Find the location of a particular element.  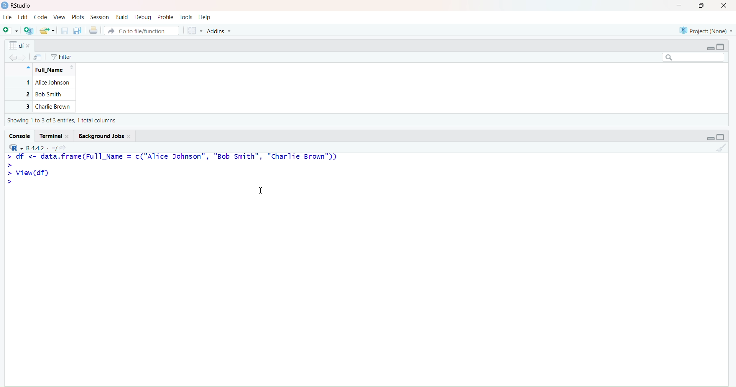

1 Alice Johnson
2 Bob Smith
3 Charlie Brown is located at coordinates (41, 95).